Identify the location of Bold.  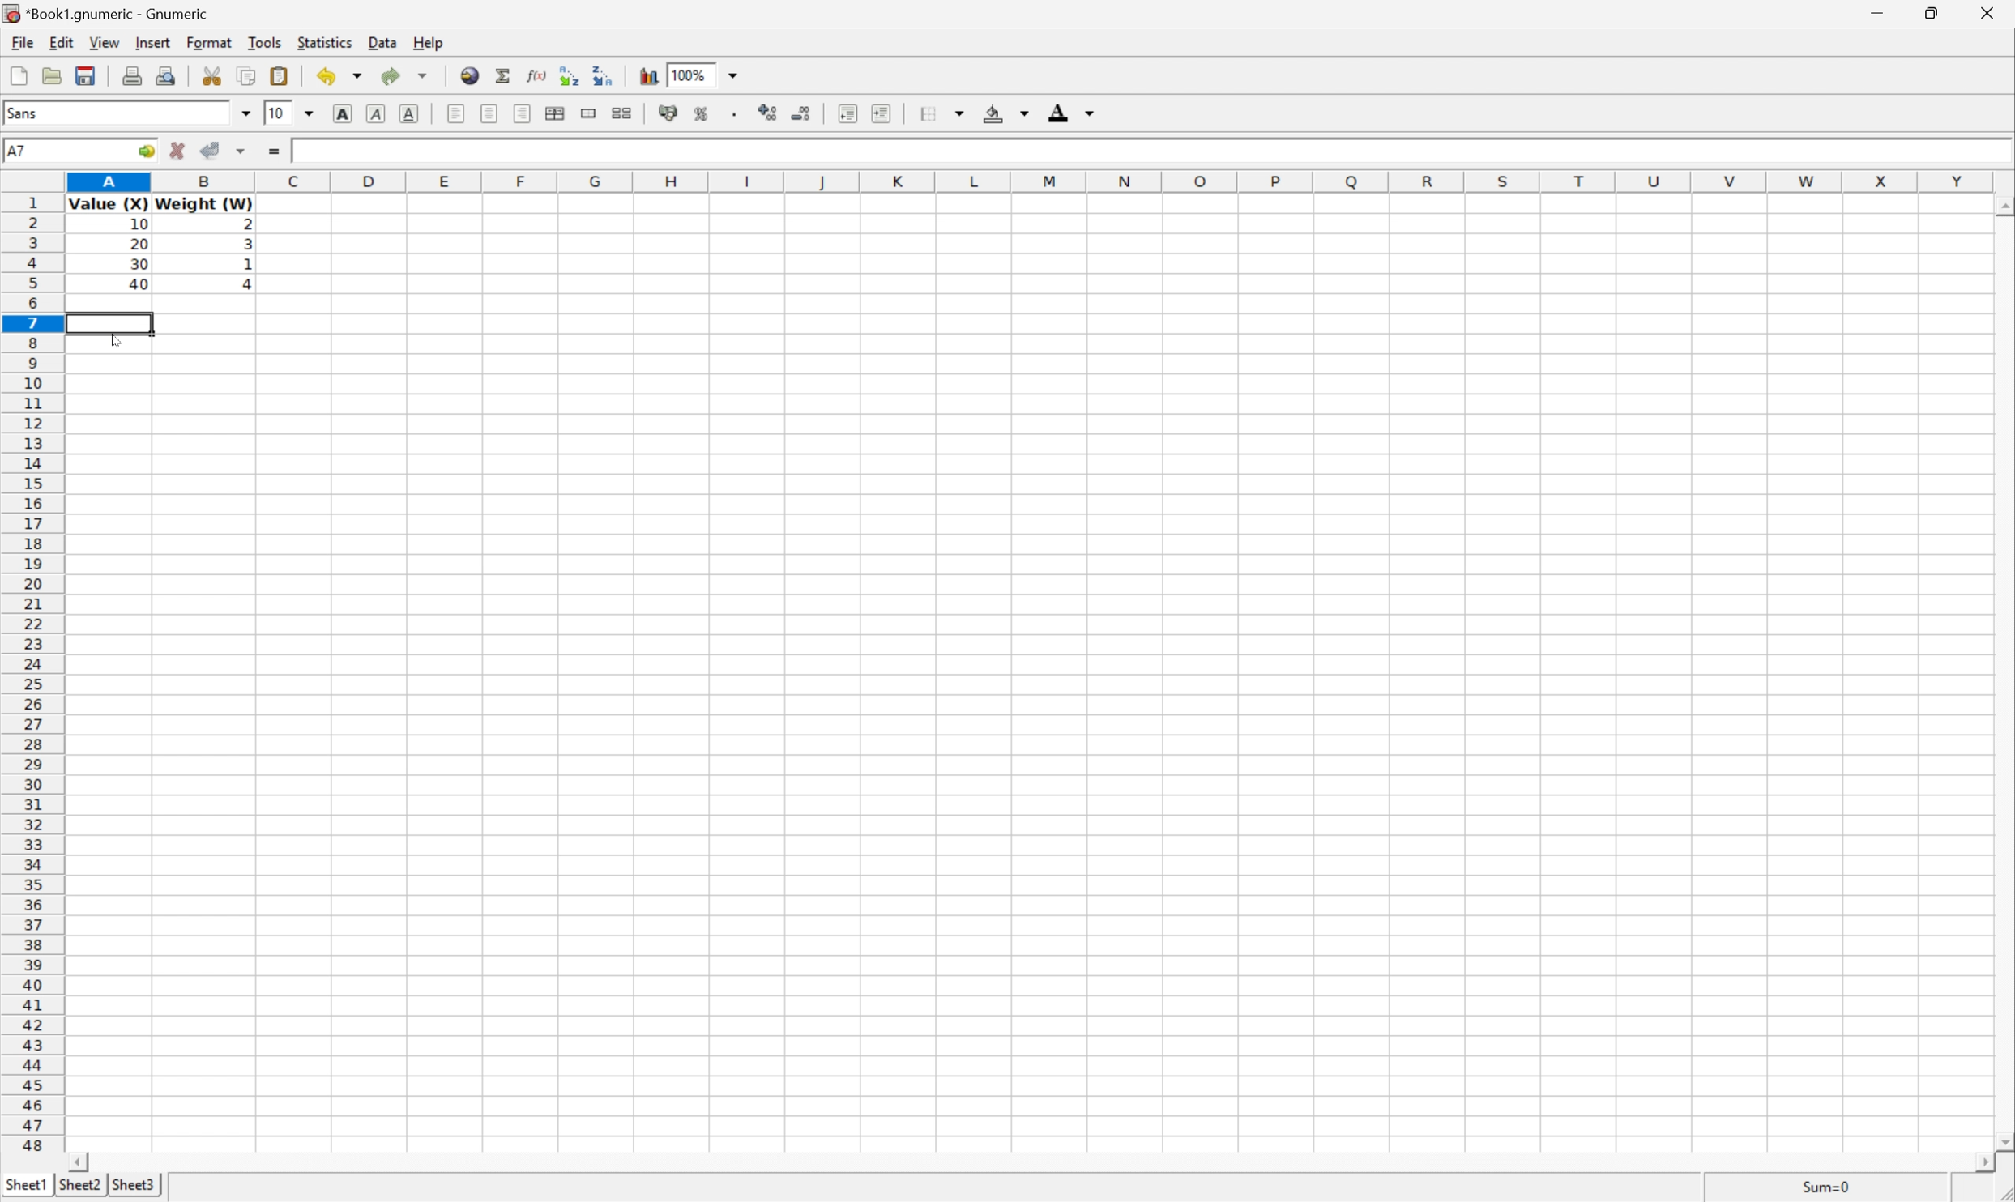
(344, 113).